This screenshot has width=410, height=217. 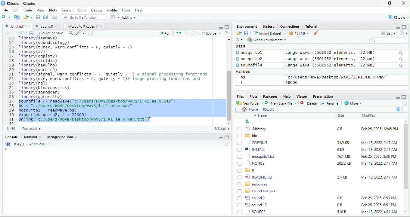 What do you see at coordinates (241, 83) in the screenshot?
I see `f` at bounding box center [241, 83].